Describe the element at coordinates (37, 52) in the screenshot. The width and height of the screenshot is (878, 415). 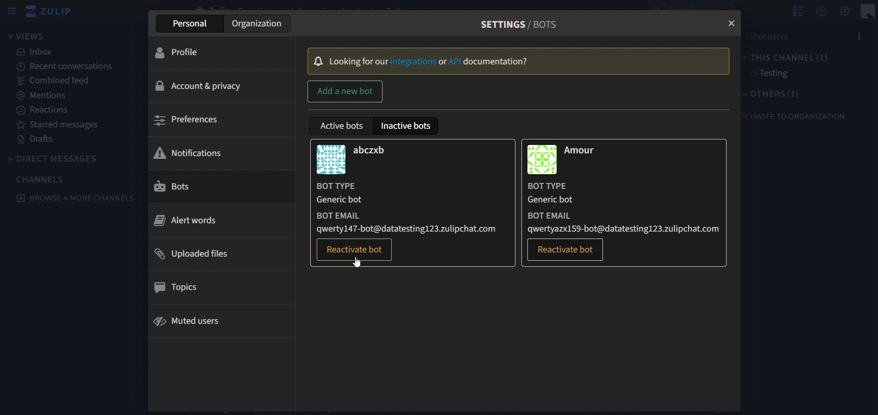
I see `inbox` at that location.